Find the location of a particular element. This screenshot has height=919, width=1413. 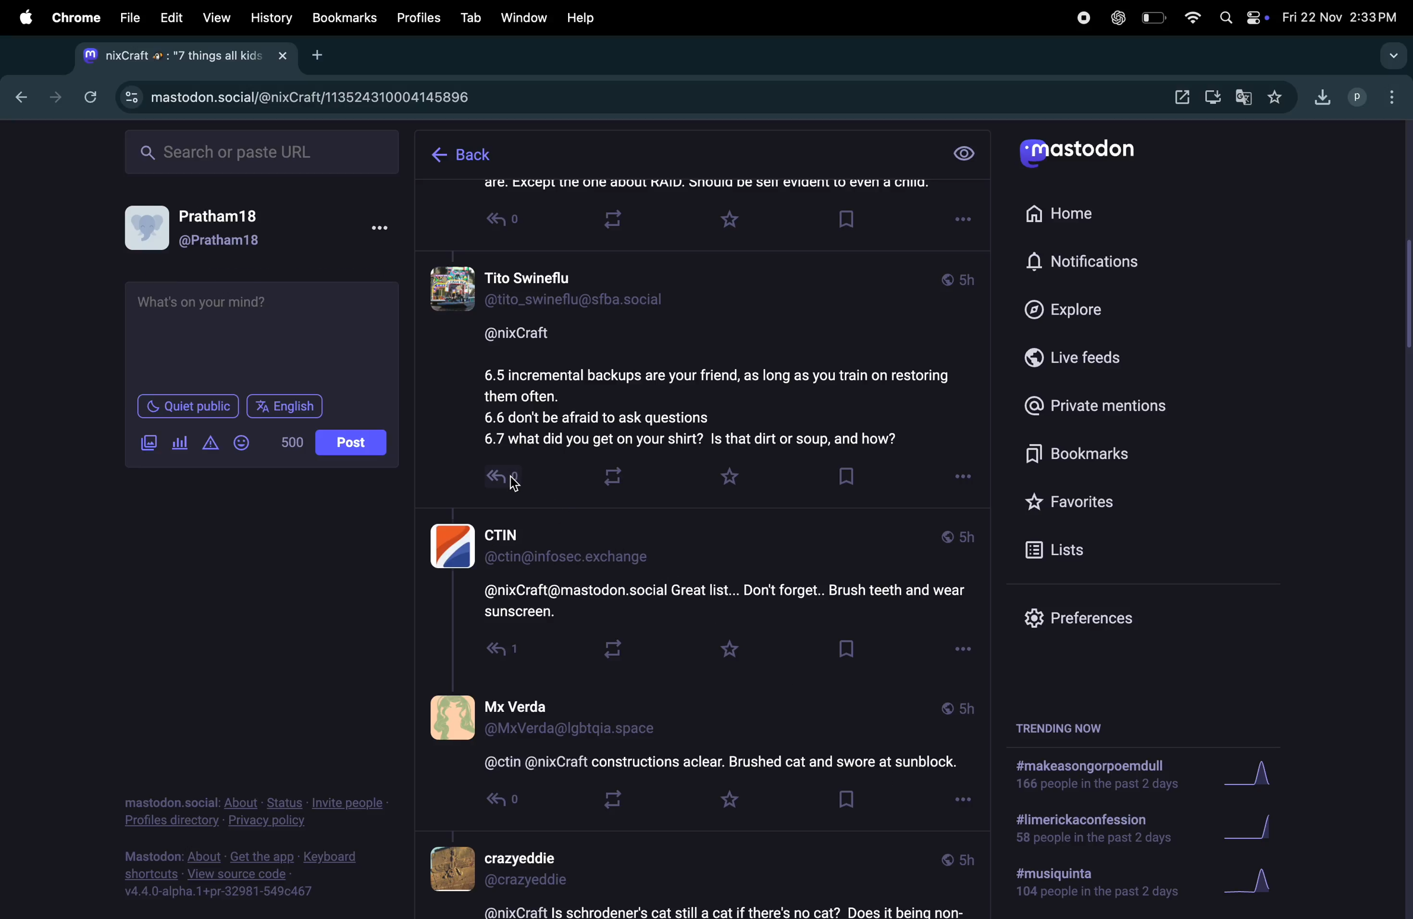

polls is located at coordinates (180, 441).